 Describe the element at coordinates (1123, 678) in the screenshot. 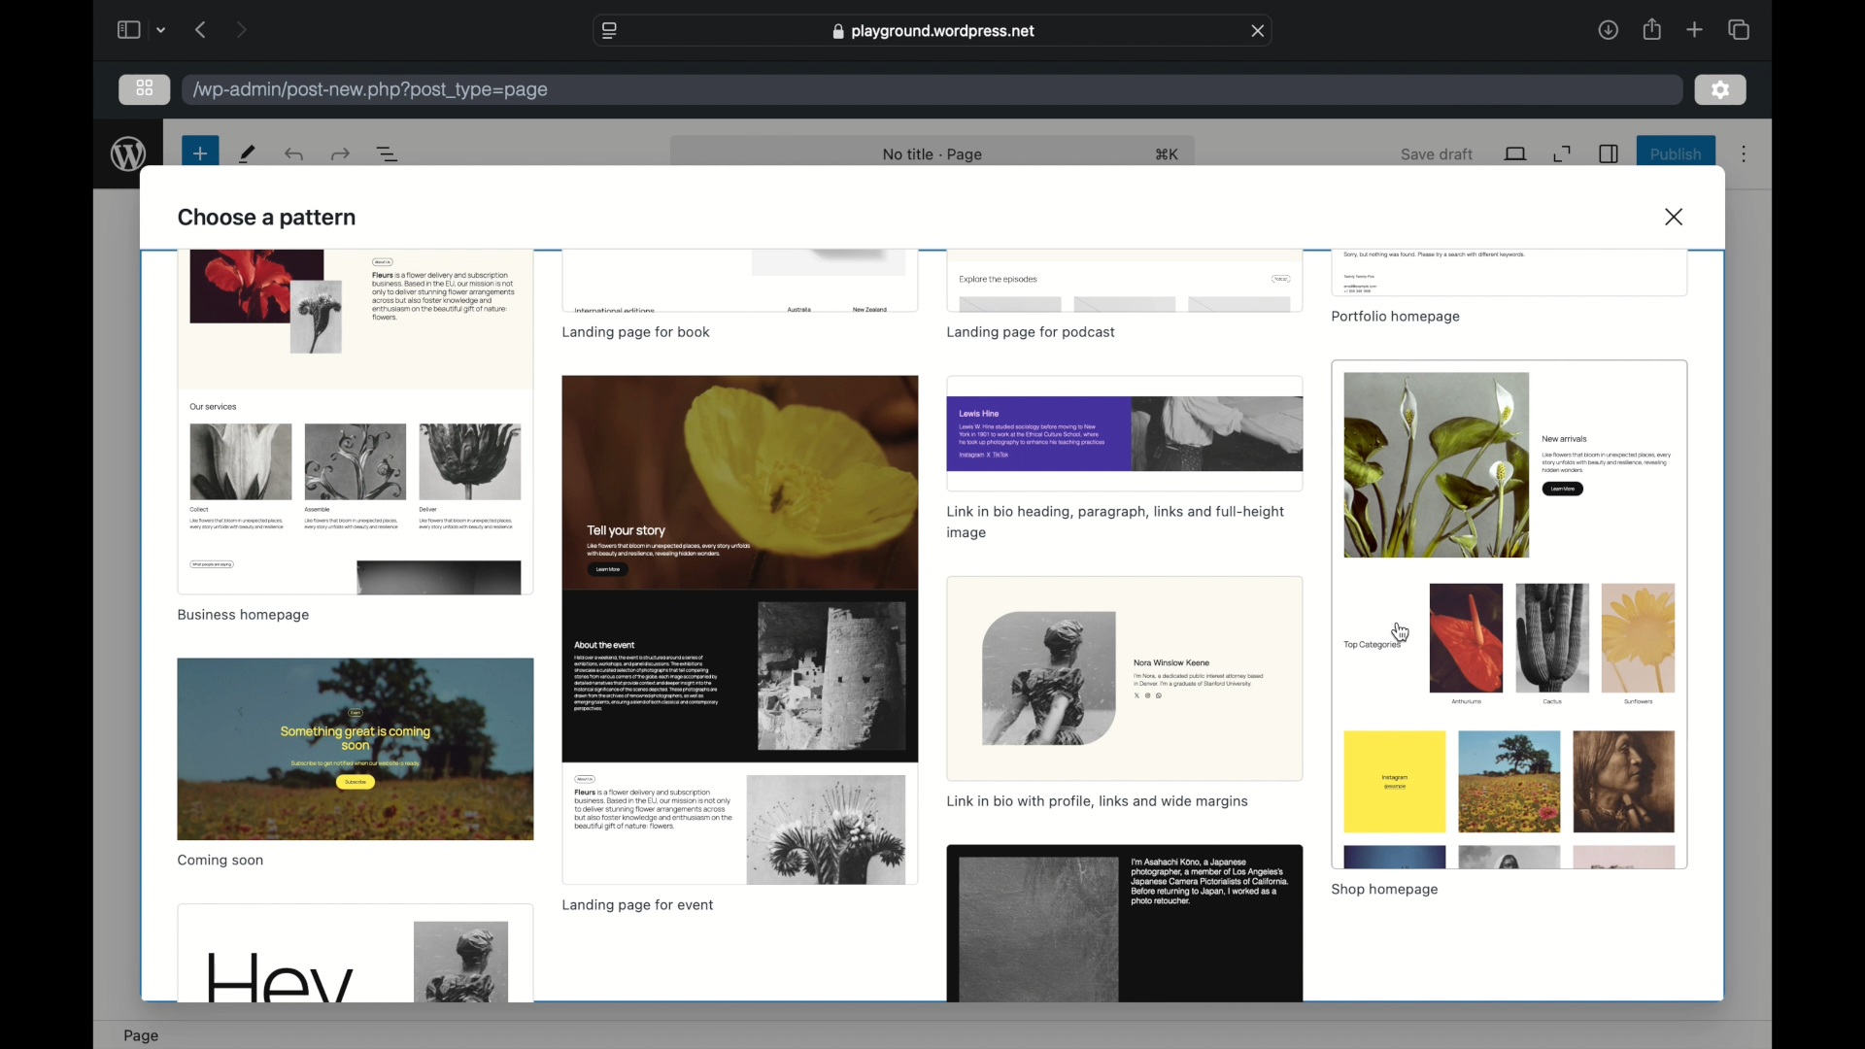

I see `preview` at that location.